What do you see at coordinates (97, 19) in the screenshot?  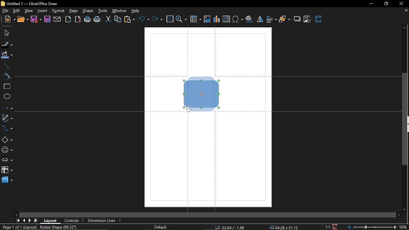 I see `print` at bounding box center [97, 19].